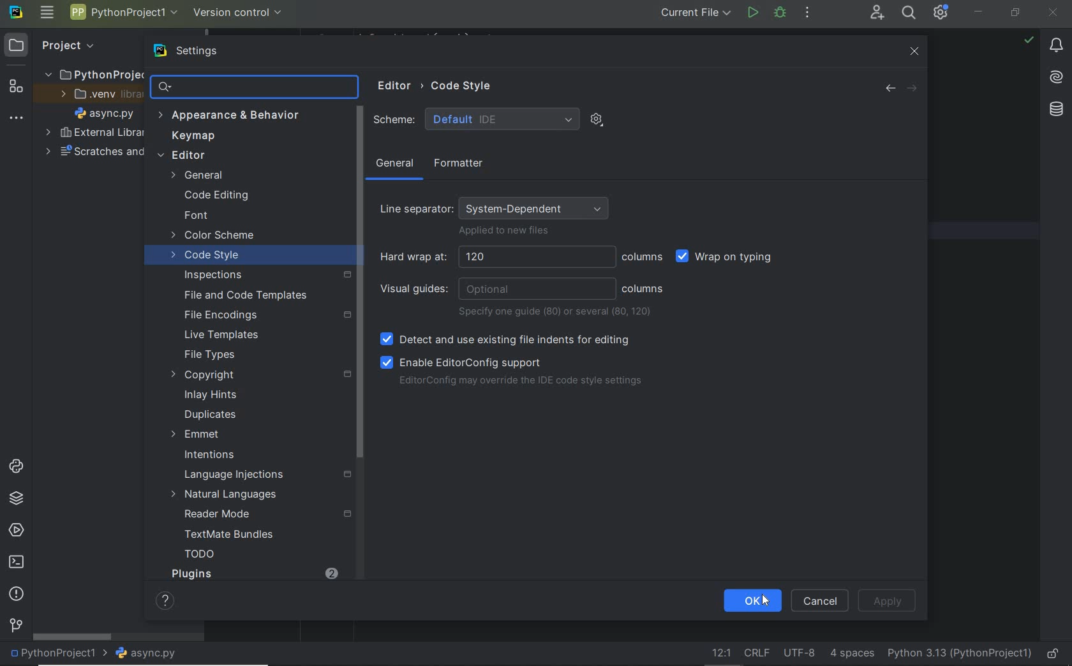 The width and height of the screenshot is (1072, 666). I want to click on Emmet, so click(195, 434).